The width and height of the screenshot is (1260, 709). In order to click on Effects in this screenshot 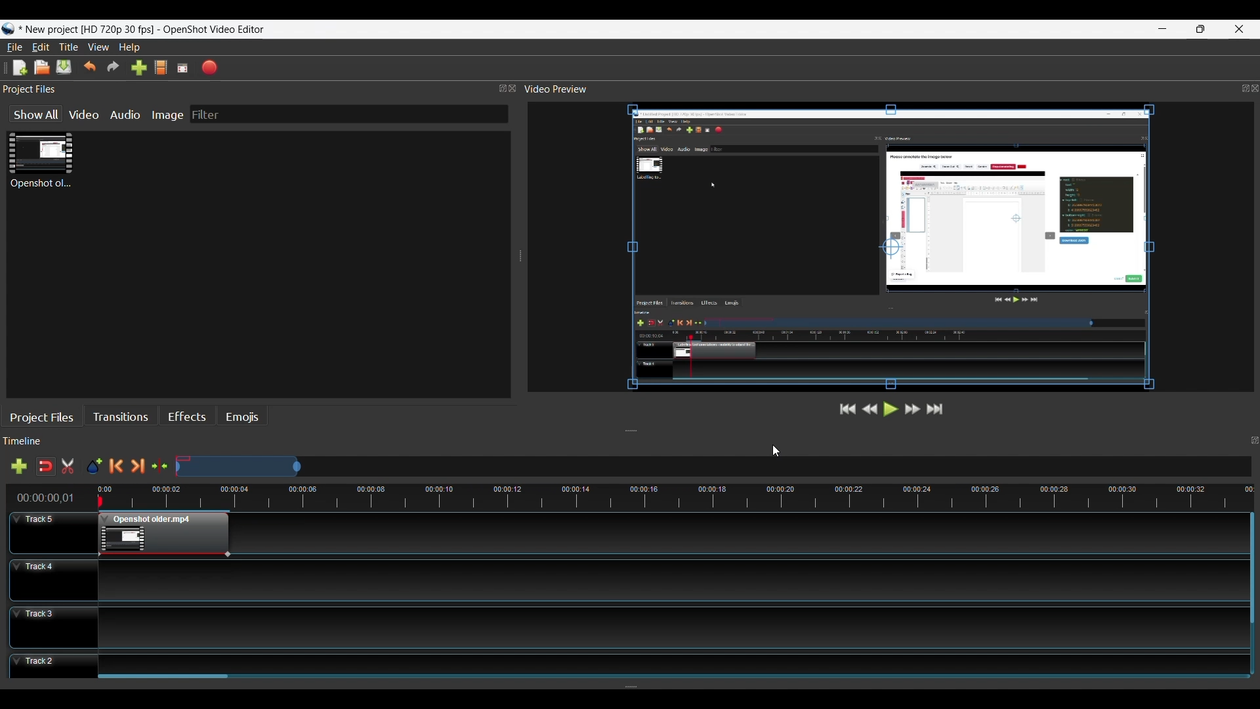, I will do `click(187, 418)`.